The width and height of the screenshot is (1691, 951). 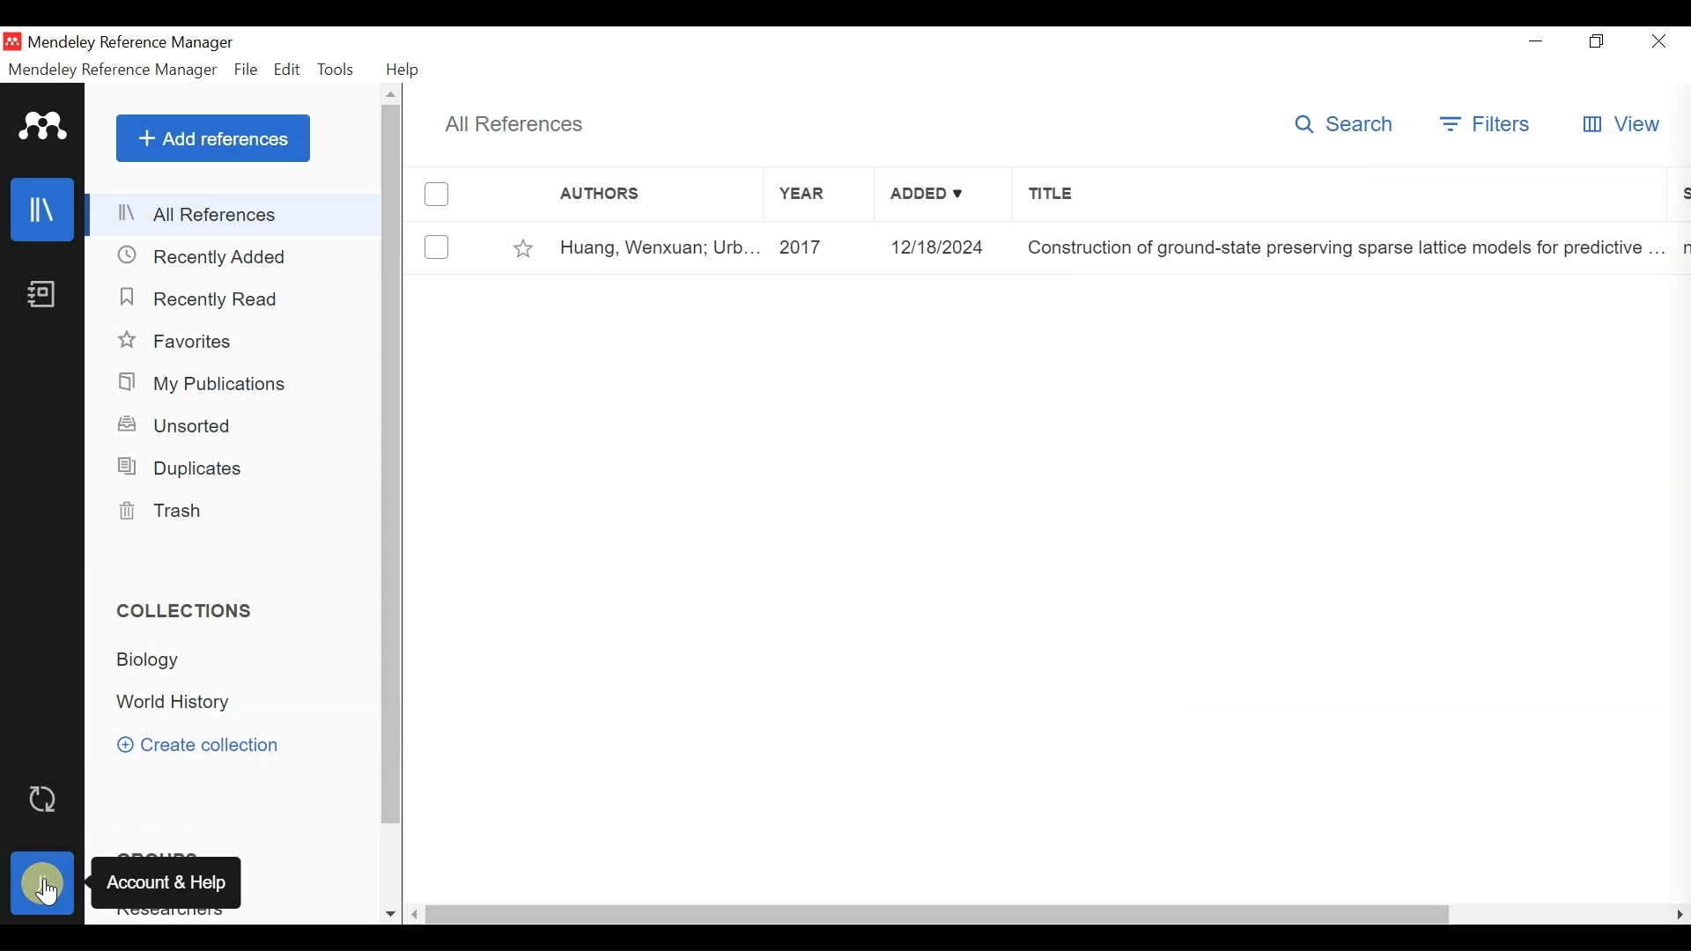 I want to click on Vertical Scroll bar, so click(x=393, y=466).